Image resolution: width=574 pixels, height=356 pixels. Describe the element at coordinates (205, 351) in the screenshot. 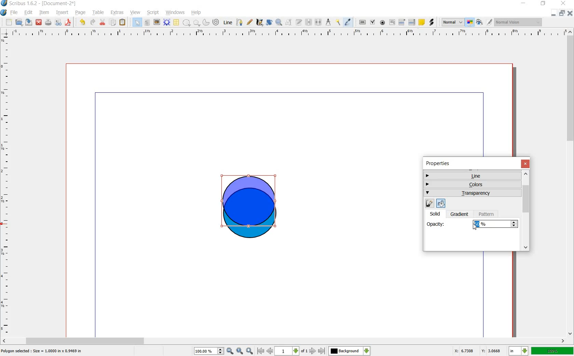

I see `100%` at that location.